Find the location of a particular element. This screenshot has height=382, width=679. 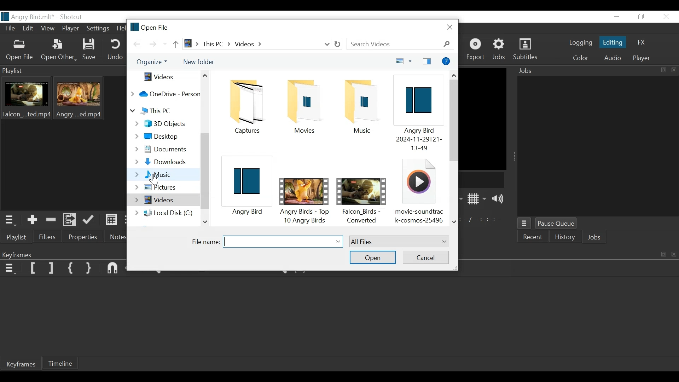

Set First Simple Keyframe is located at coordinates (70, 267).